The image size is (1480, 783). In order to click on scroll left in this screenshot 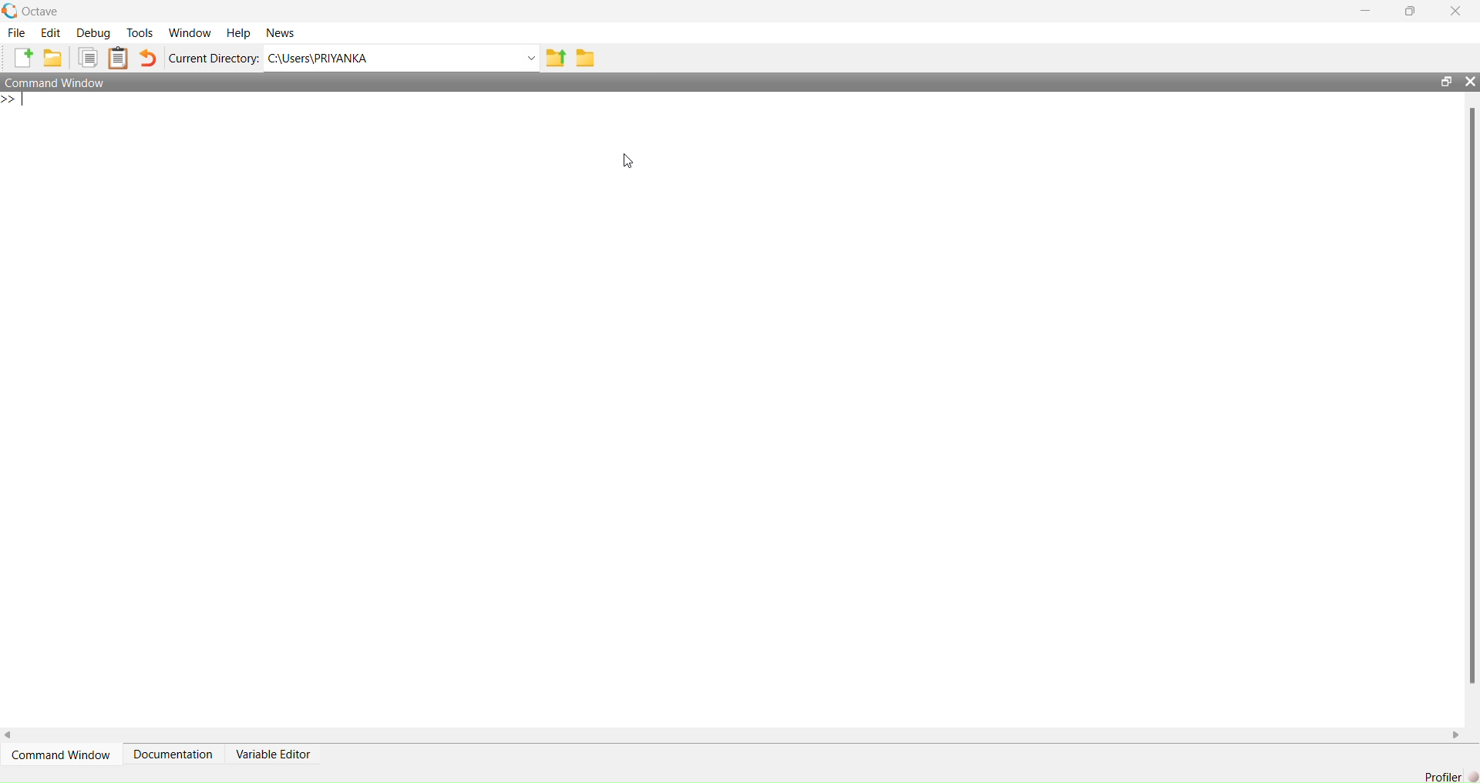, I will do `click(8, 734)`.